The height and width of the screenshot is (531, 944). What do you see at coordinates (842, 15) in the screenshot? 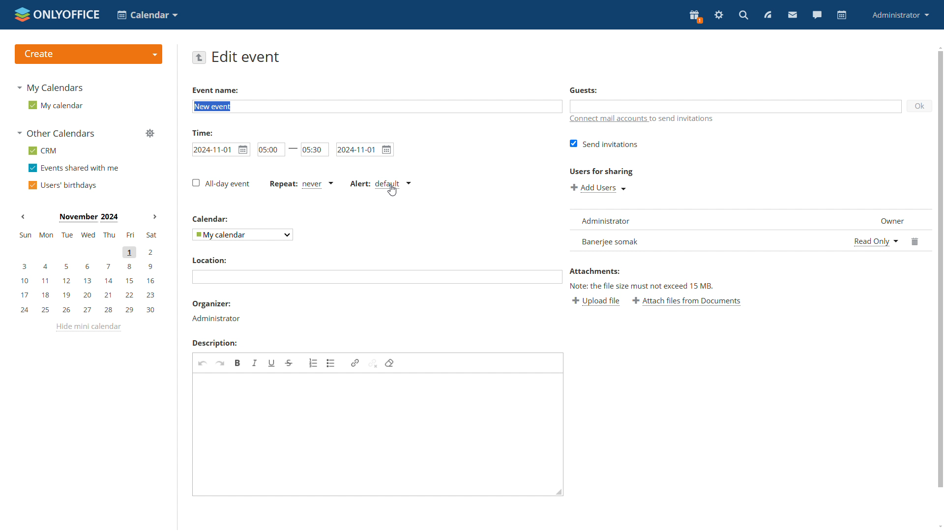
I see `calendar` at bounding box center [842, 15].